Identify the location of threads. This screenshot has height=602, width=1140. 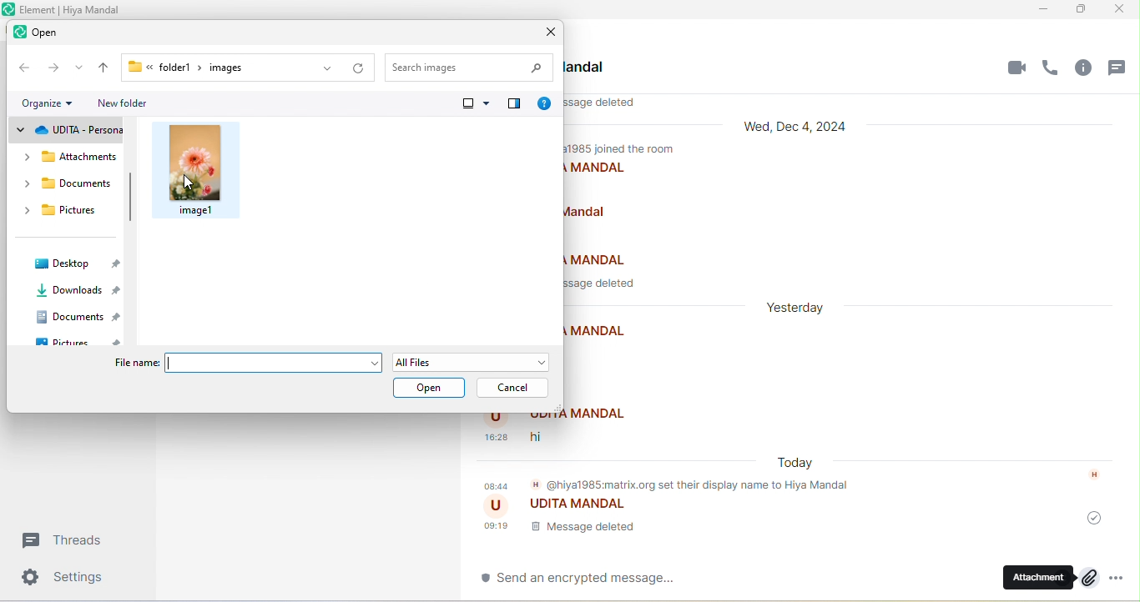
(71, 539).